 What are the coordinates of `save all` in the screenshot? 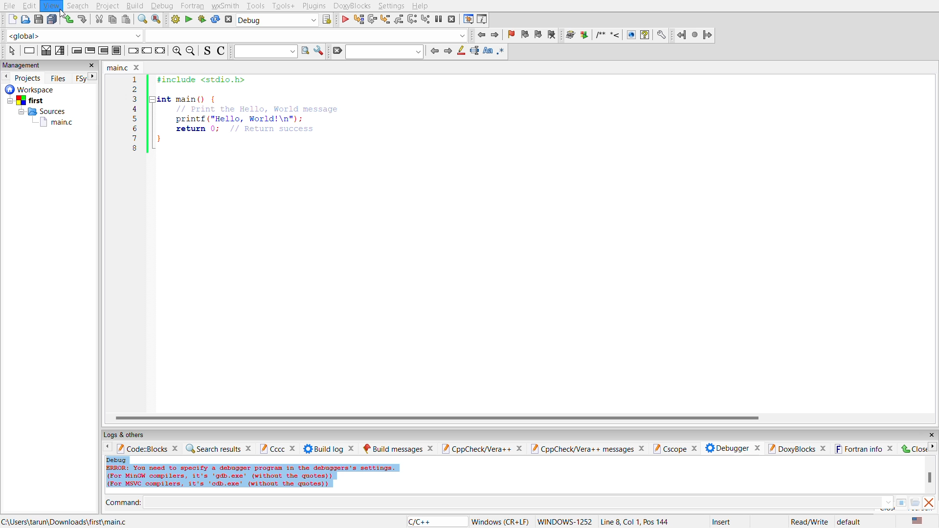 It's located at (51, 20).